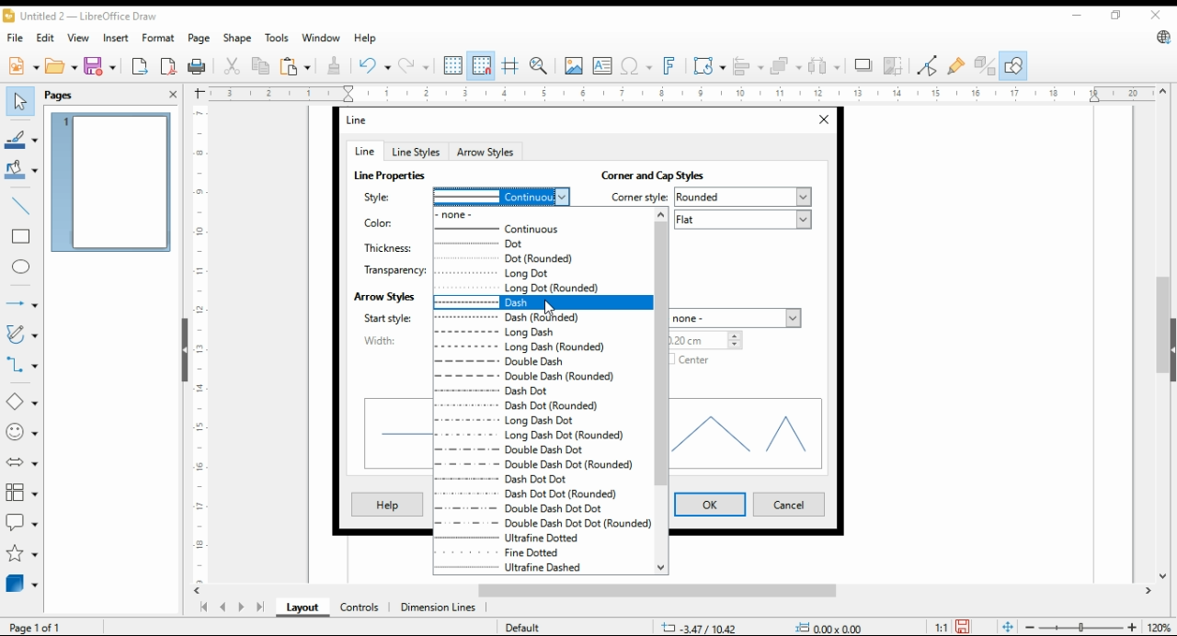 Image resolution: width=1177 pixels, height=636 pixels. Describe the element at coordinates (542, 215) in the screenshot. I see `none` at that location.